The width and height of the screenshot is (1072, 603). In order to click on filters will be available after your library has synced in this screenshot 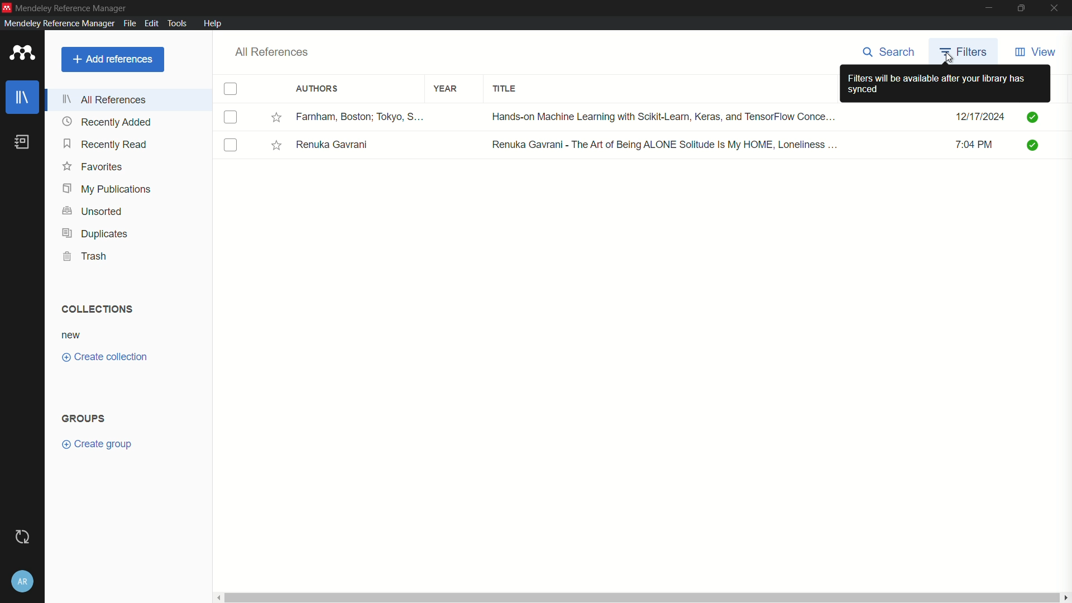, I will do `click(946, 84)`.